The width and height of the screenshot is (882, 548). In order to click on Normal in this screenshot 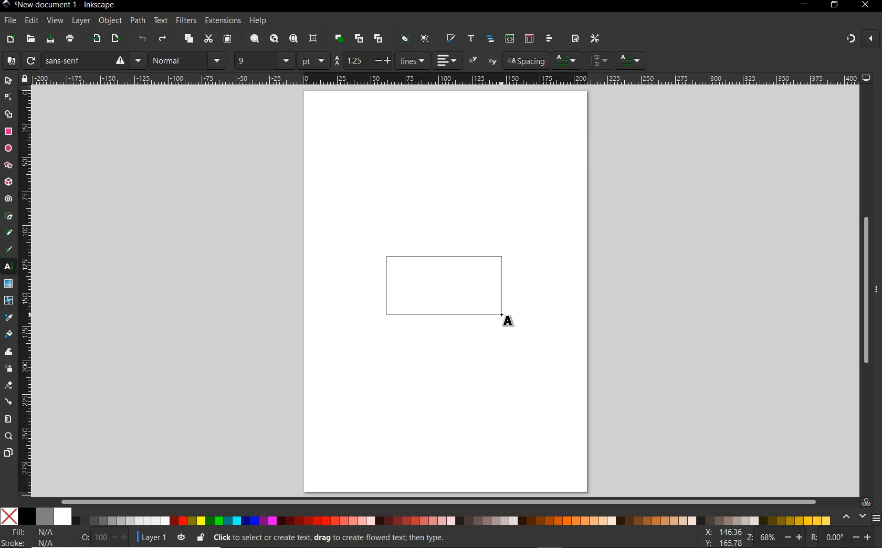, I will do `click(177, 60)`.